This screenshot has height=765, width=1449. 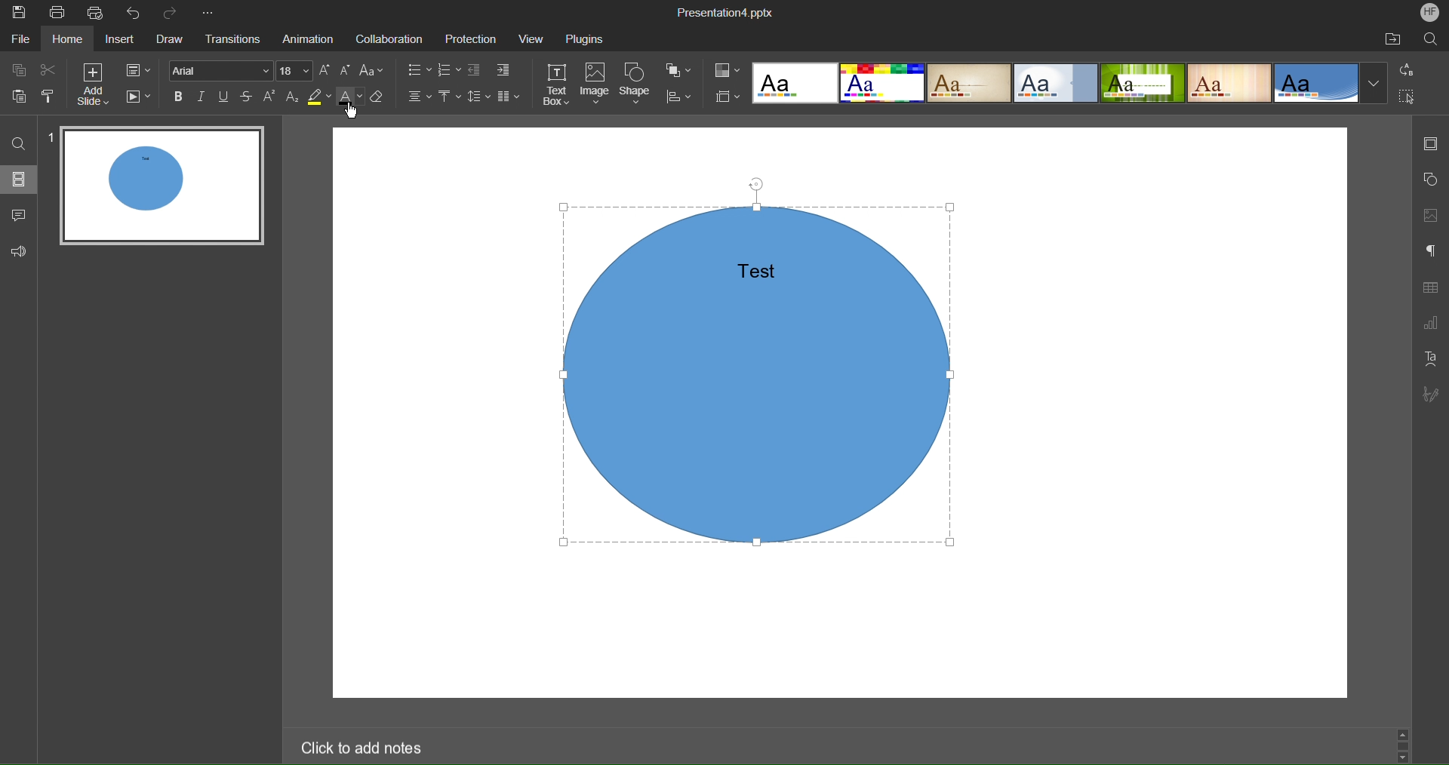 I want to click on Vertical Alignment, so click(x=452, y=97).